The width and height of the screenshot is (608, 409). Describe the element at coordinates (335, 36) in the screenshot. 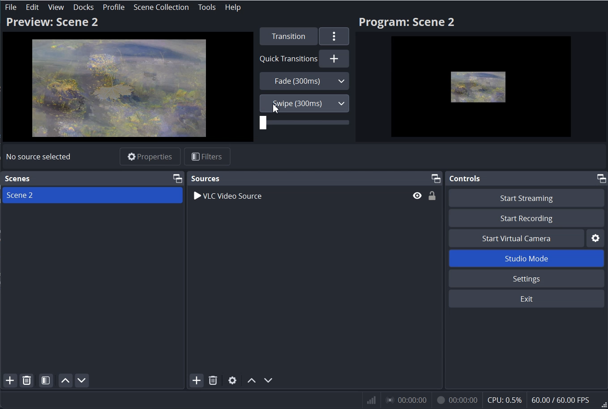

I see `More` at that location.